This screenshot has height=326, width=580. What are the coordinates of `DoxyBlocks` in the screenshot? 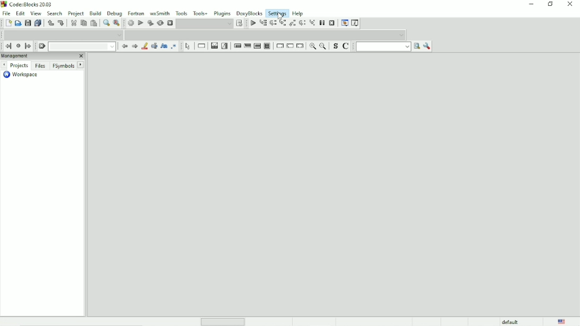 It's located at (250, 13).